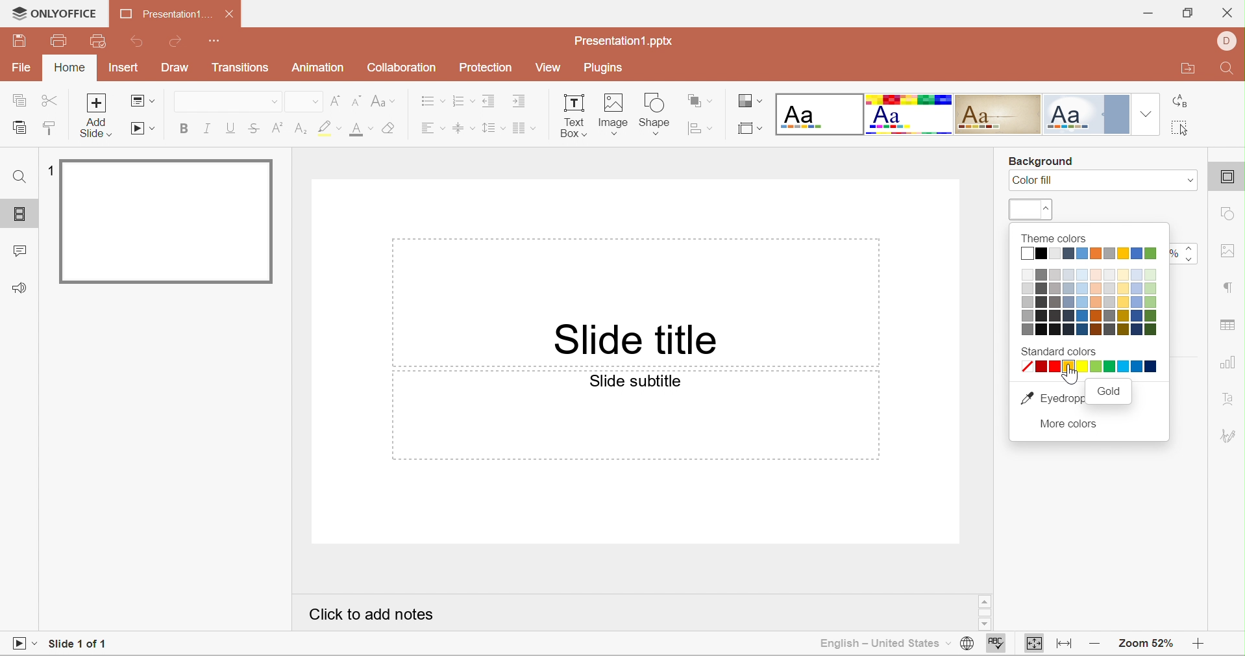  What do you see at coordinates (49, 127) in the screenshot?
I see `Copy style` at bounding box center [49, 127].